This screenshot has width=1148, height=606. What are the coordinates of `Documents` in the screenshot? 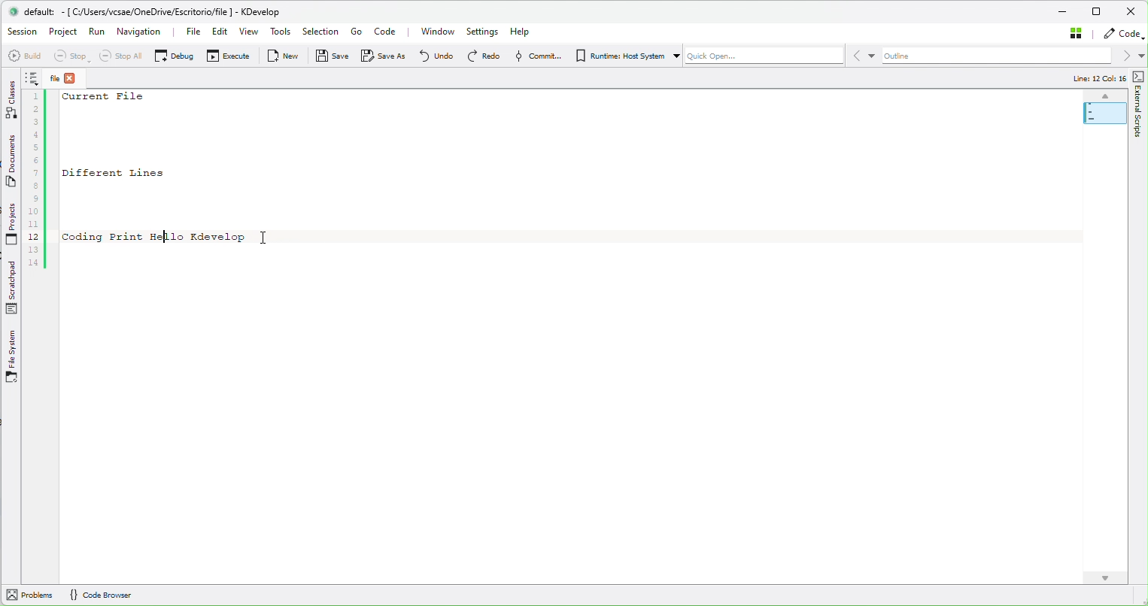 It's located at (12, 159).